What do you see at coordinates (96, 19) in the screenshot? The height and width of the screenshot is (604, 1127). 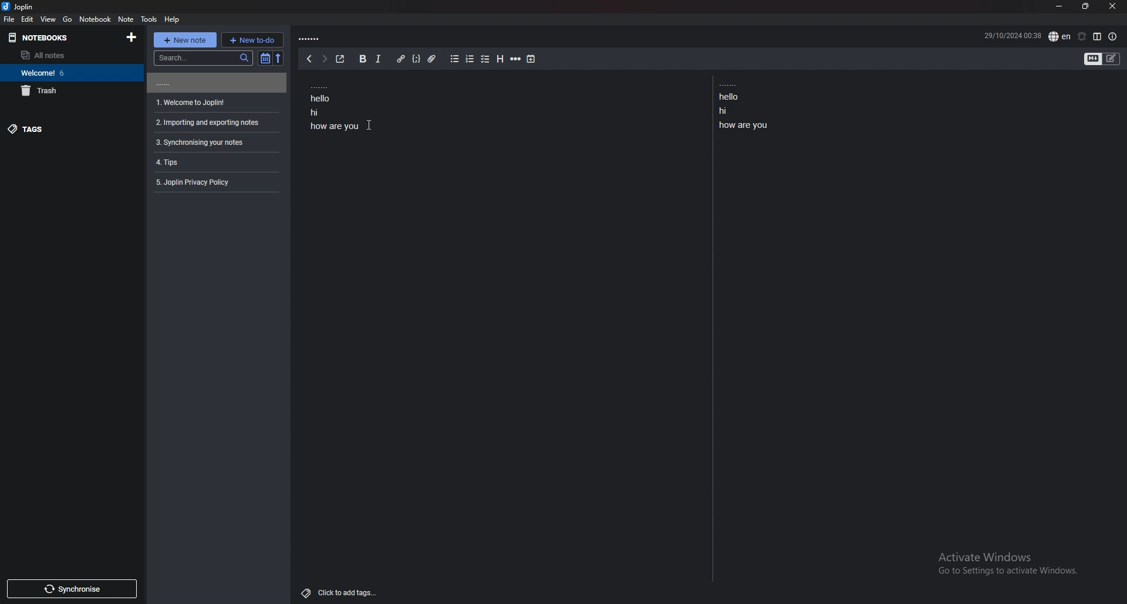 I see `notebook` at bounding box center [96, 19].